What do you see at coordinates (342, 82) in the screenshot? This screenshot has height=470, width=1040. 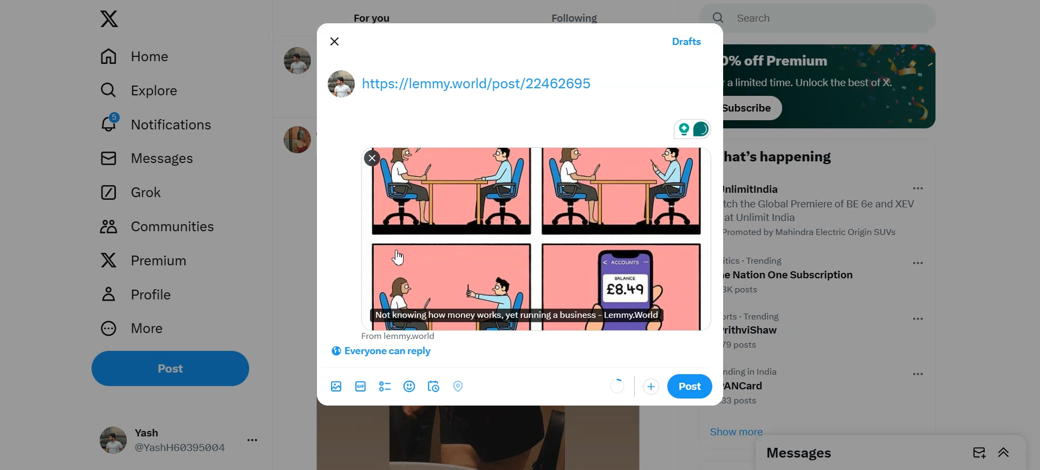 I see `Profile Pic` at bounding box center [342, 82].